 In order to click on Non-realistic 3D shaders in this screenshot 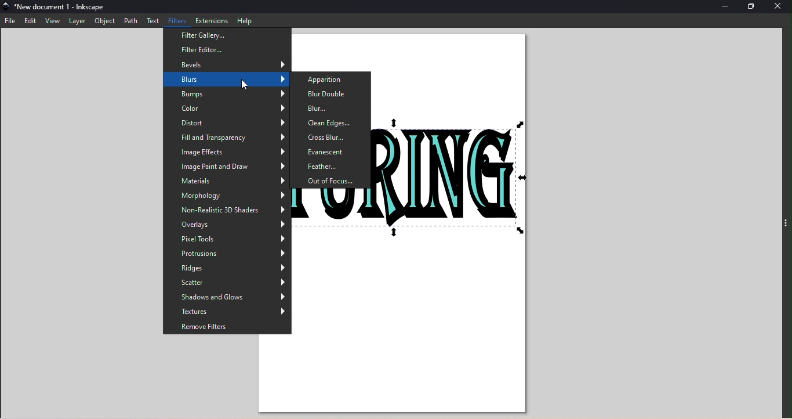, I will do `click(228, 212)`.